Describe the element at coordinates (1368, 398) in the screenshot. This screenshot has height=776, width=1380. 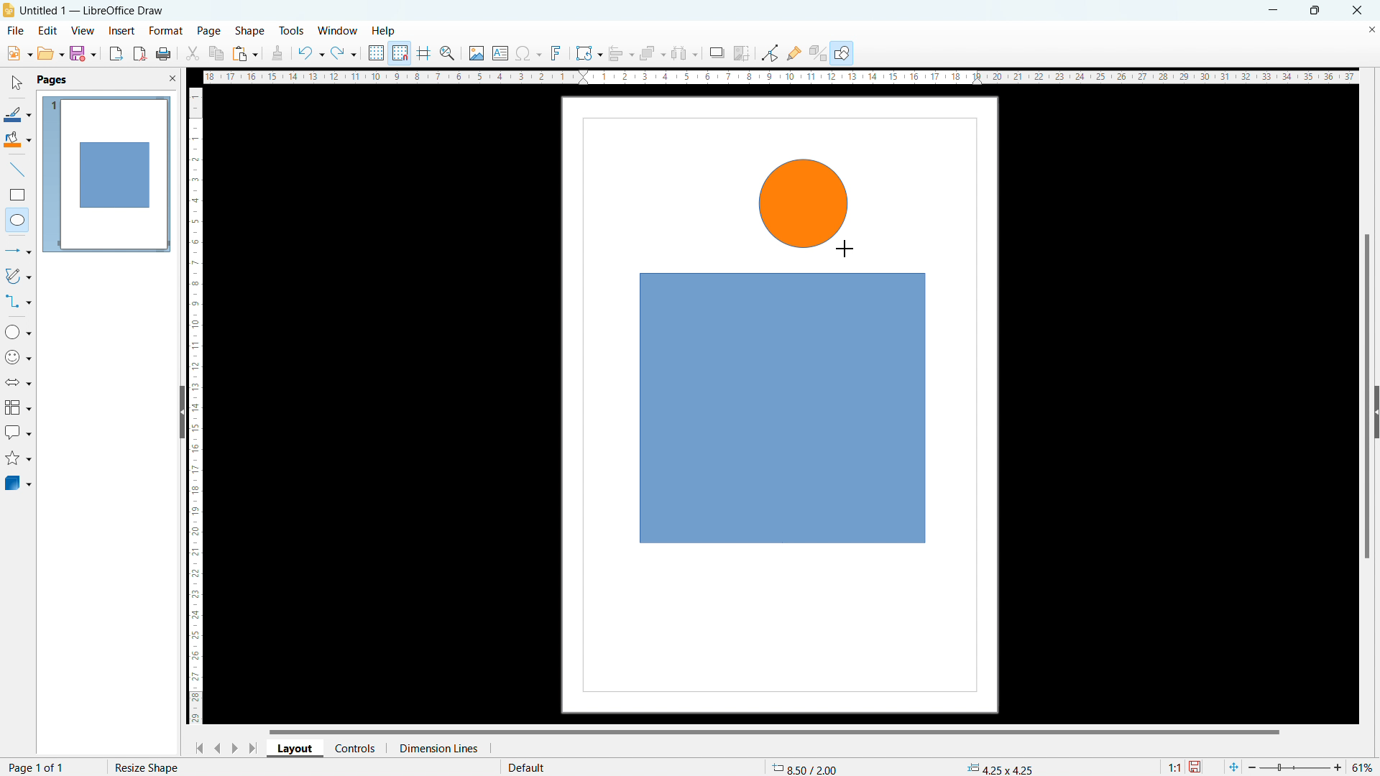
I see `vertical scrollbar` at that location.